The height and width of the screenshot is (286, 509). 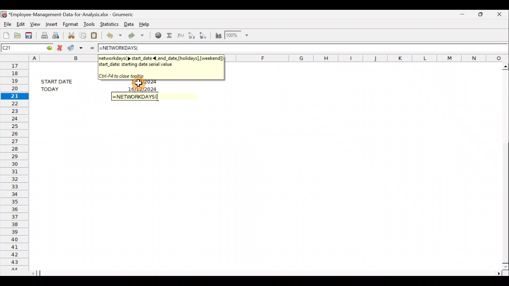 What do you see at coordinates (108, 24) in the screenshot?
I see `Statistics` at bounding box center [108, 24].